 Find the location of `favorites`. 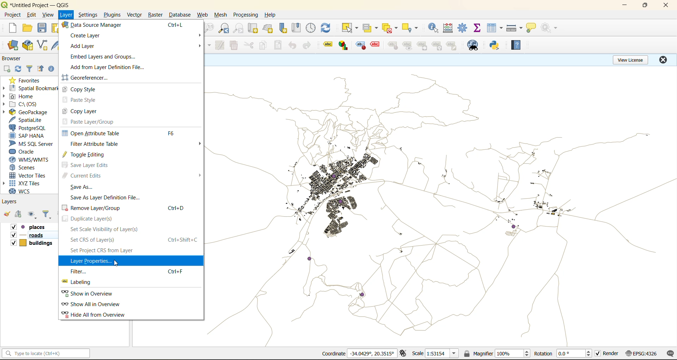

favorites is located at coordinates (29, 80).